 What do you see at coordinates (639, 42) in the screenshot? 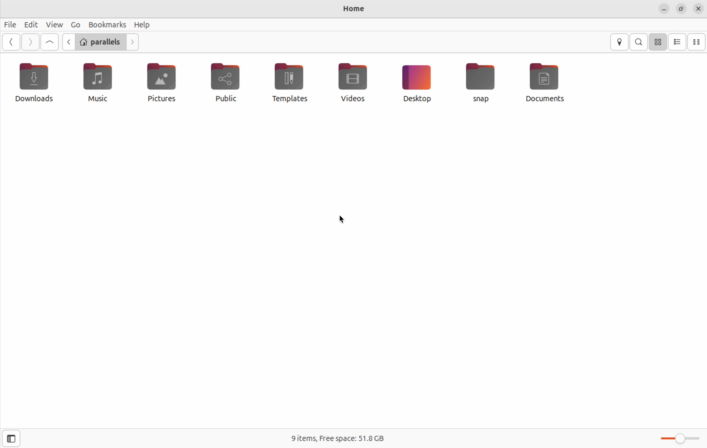
I see `search` at bounding box center [639, 42].